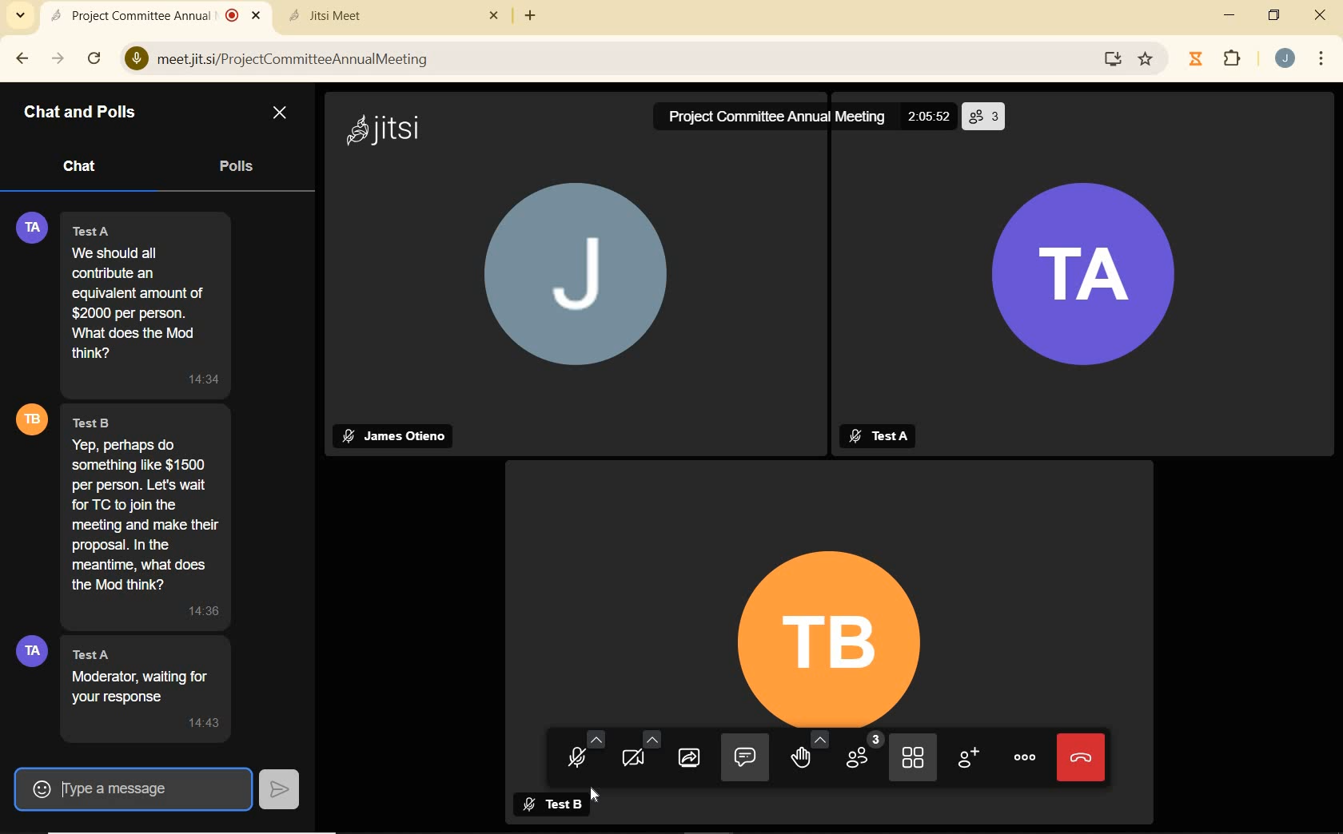  What do you see at coordinates (148, 686) in the screenshot?
I see `Moderator, waiting for
your response` at bounding box center [148, 686].